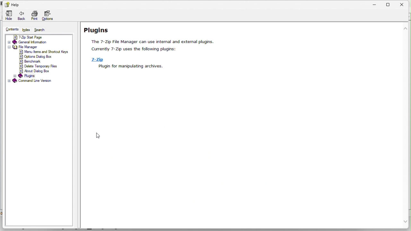  I want to click on Plugin for manipulating archives, so click(129, 66).